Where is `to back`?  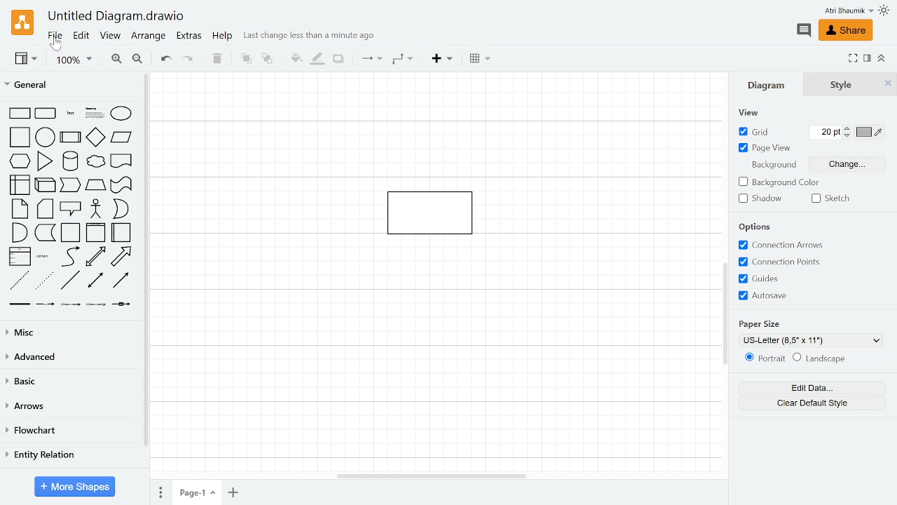
to back is located at coordinates (267, 60).